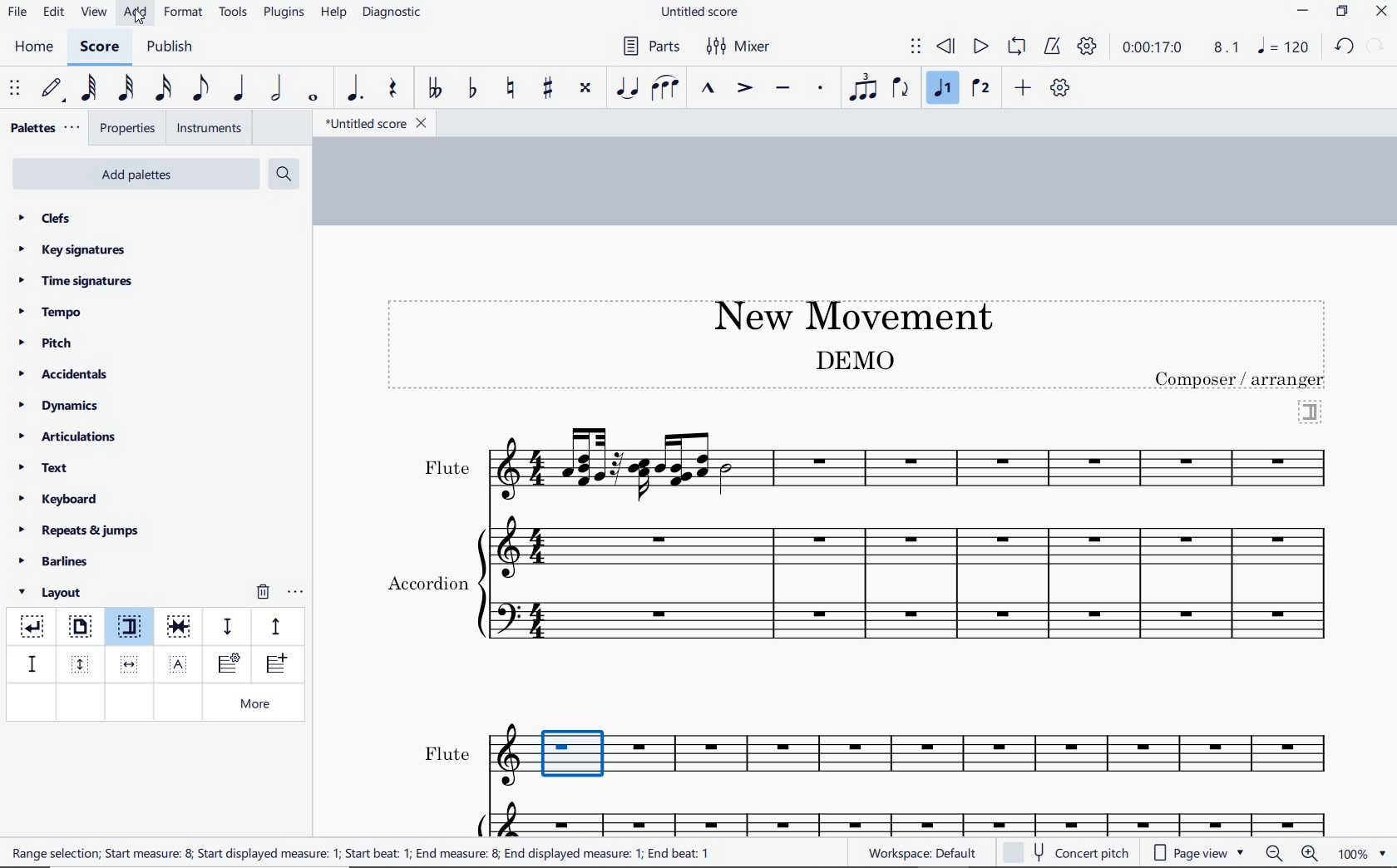 The height and width of the screenshot is (868, 1397). What do you see at coordinates (206, 129) in the screenshot?
I see `instruments` at bounding box center [206, 129].